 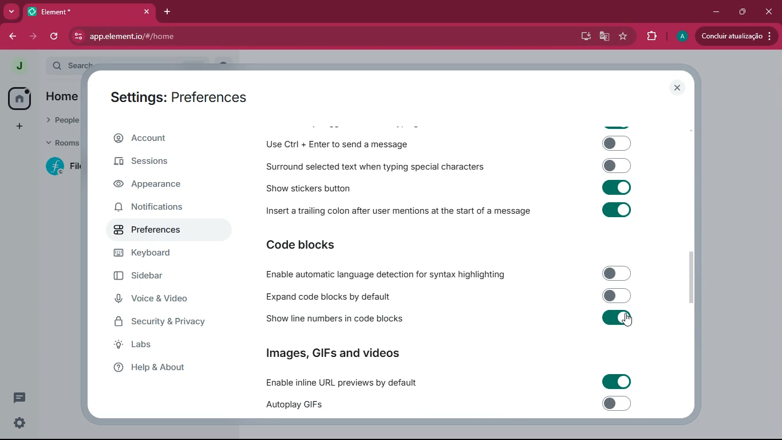 I want to click on element, so click(x=89, y=11).